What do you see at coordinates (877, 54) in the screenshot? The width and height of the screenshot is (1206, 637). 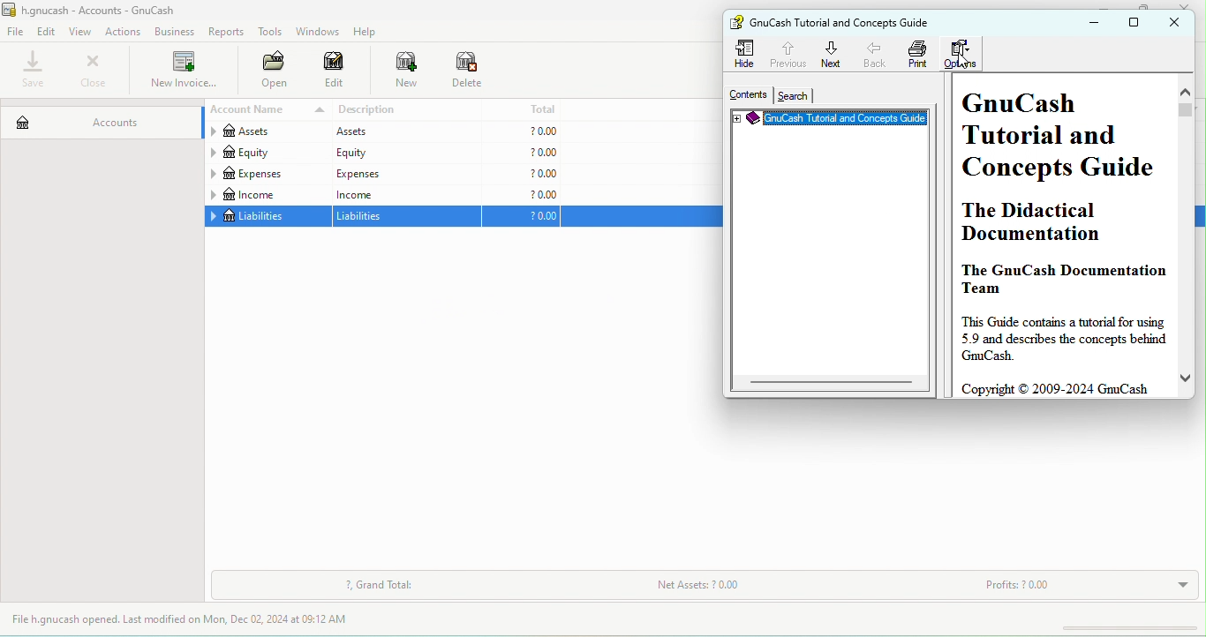 I see `back` at bounding box center [877, 54].